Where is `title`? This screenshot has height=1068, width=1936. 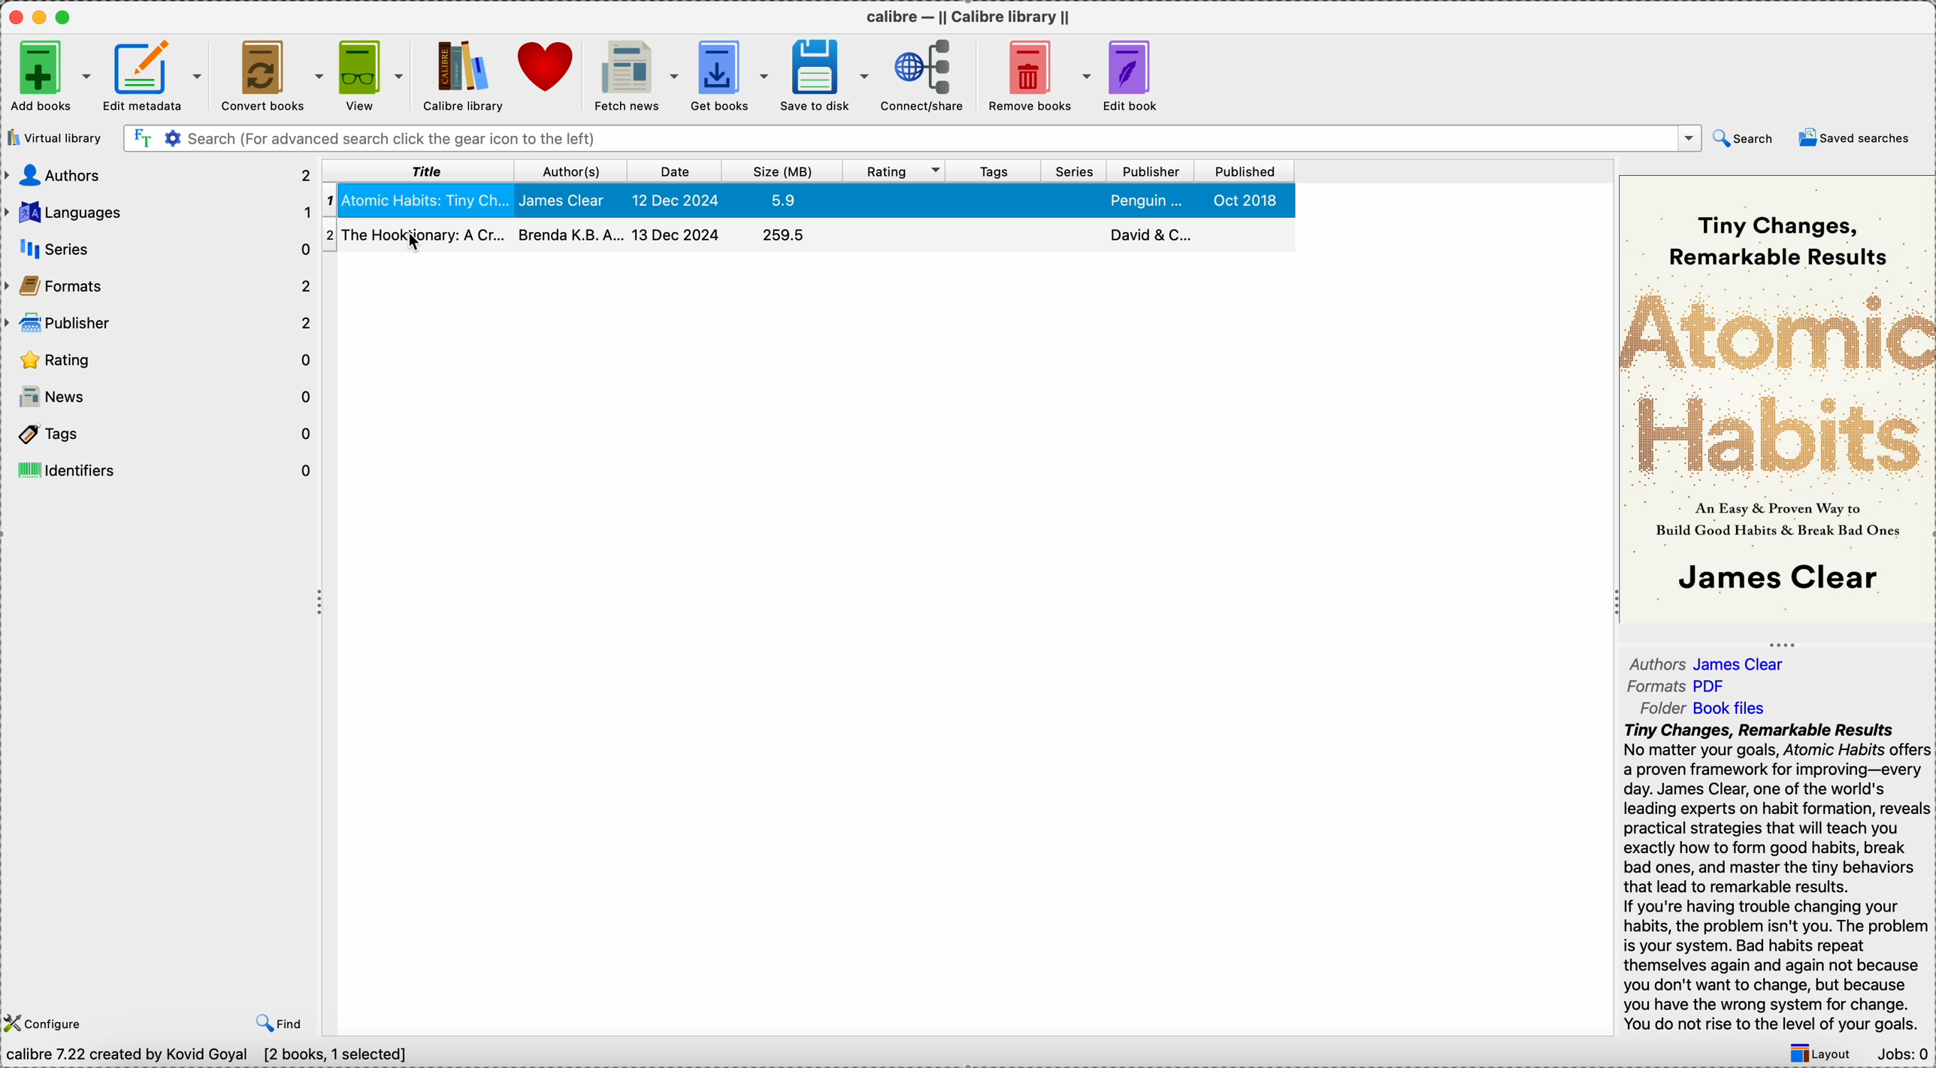
title is located at coordinates (421, 172).